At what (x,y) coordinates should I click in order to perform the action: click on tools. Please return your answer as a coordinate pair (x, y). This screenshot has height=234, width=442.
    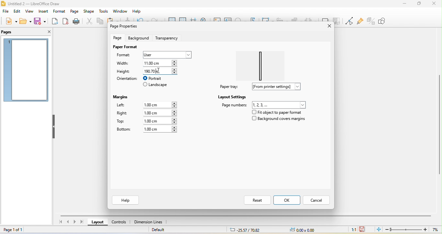
    Looking at the image, I should click on (104, 12).